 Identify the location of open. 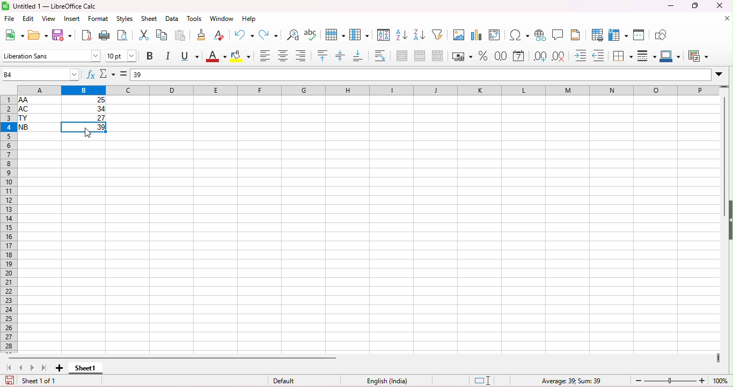
(39, 34).